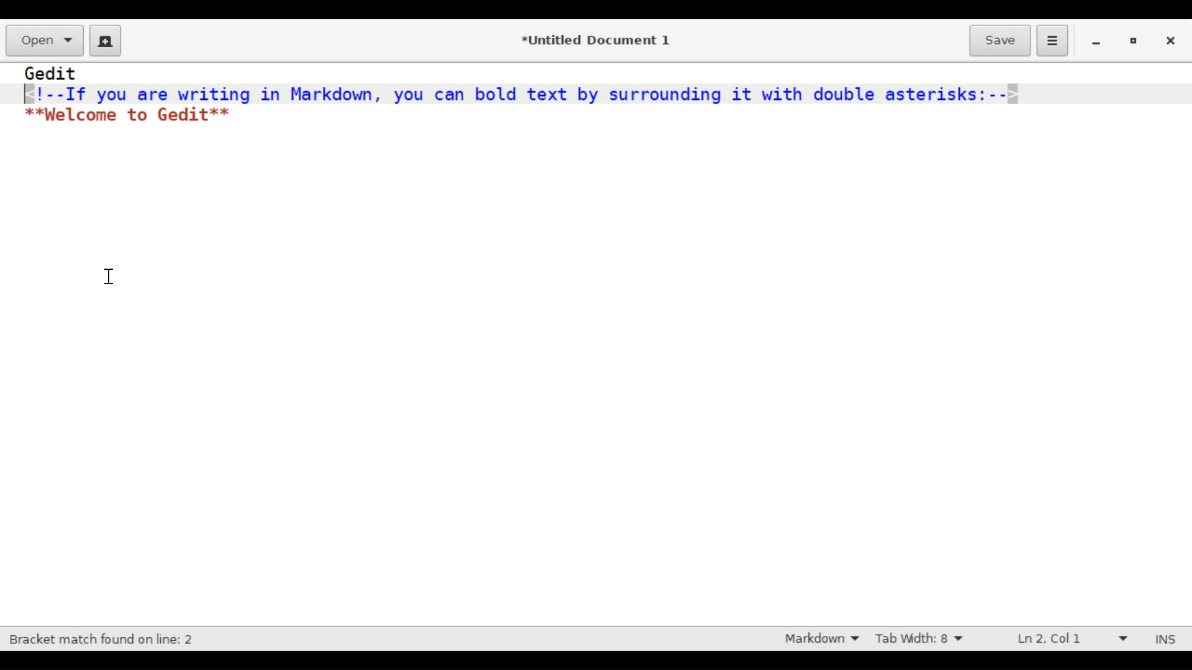  Describe the element at coordinates (44, 40) in the screenshot. I see `Open` at that location.